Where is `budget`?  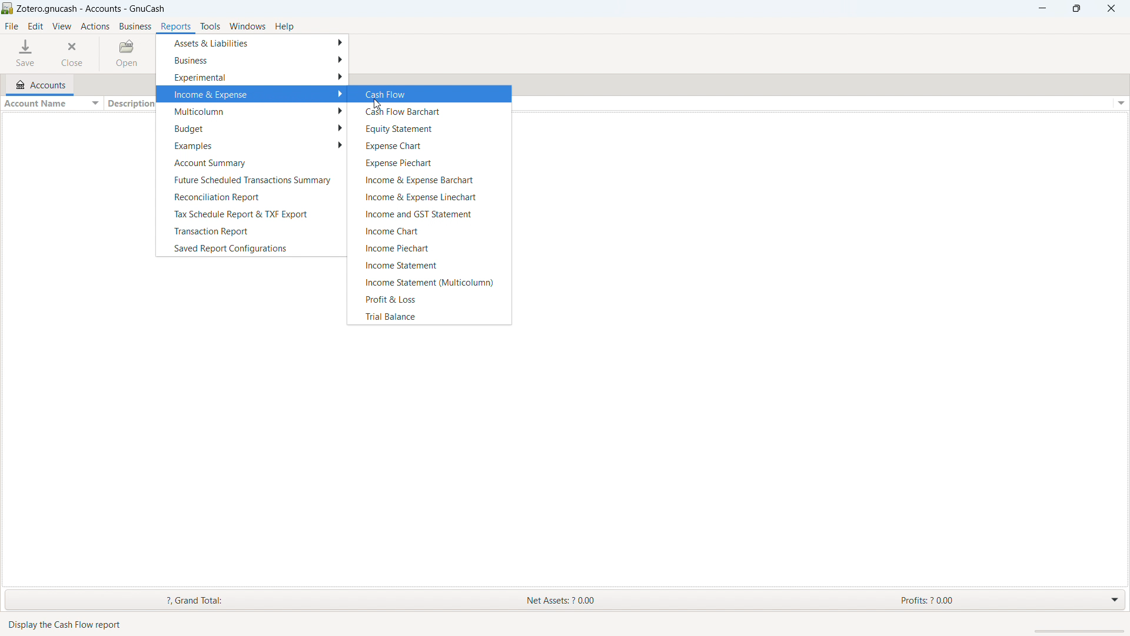 budget is located at coordinates (250, 128).